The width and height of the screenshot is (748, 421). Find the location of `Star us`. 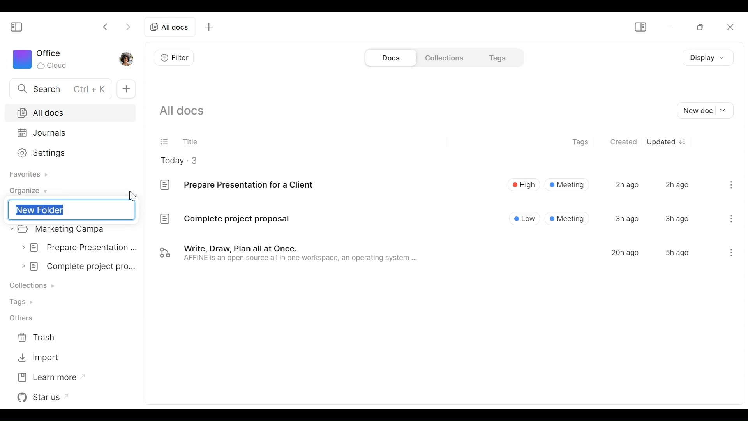

Star us is located at coordinates (45, 396).